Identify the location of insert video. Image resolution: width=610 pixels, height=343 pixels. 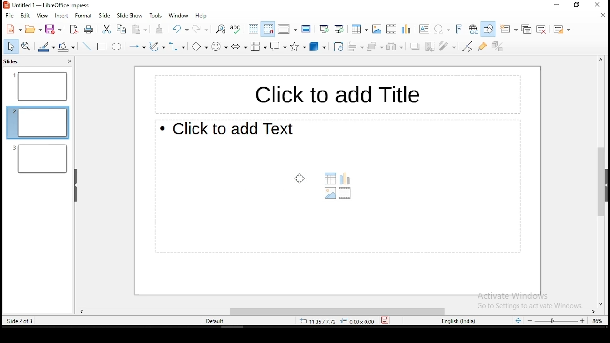
(391, 28).